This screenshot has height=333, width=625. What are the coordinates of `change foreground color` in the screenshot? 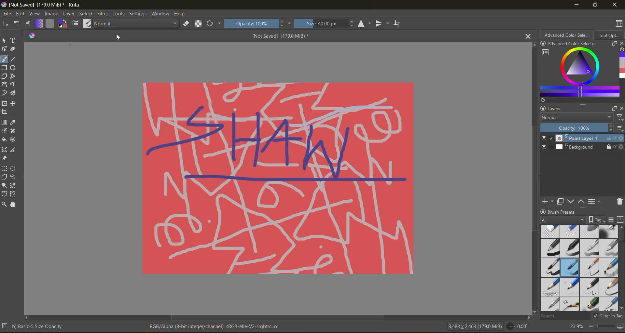 It's located at (64, 23).